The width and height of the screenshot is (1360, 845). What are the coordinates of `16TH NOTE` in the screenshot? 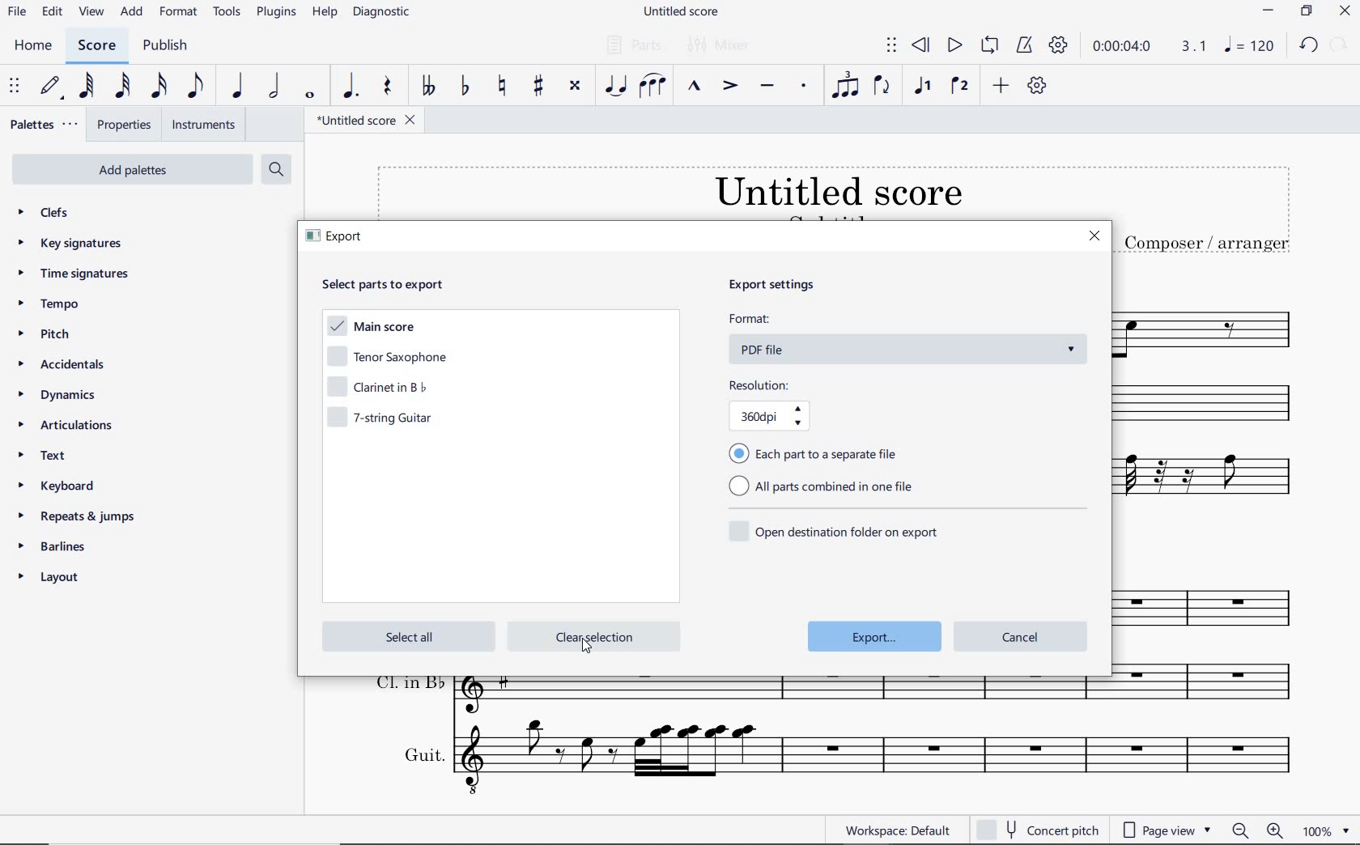 It's located at (160, 87).